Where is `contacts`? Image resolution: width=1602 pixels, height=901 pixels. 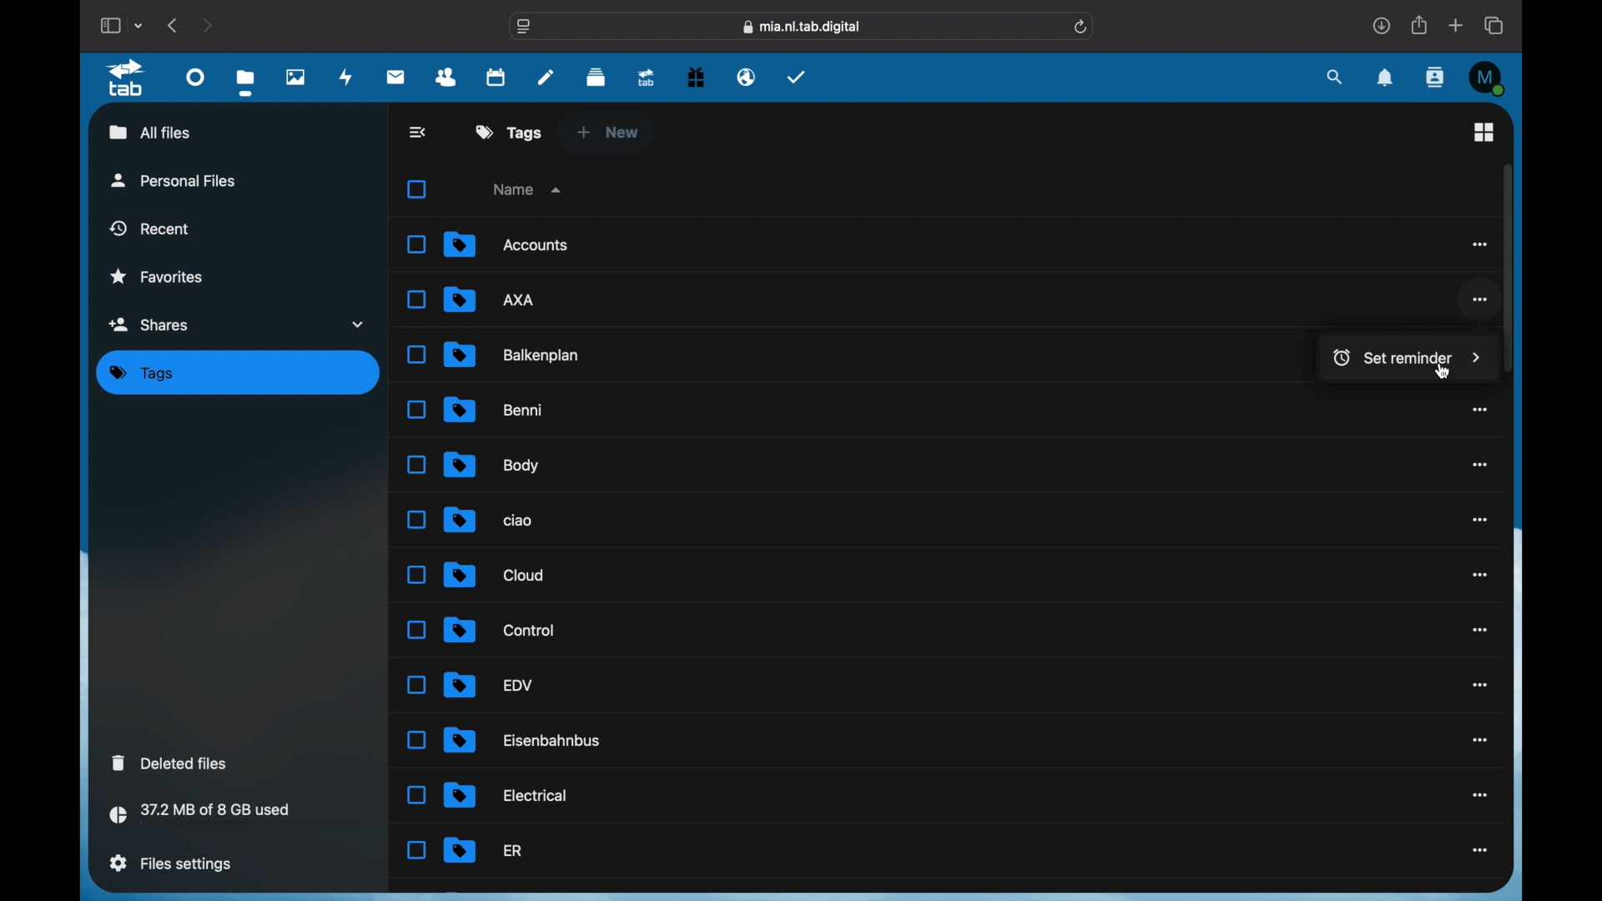
contacts is located at coordinates (446, 78).